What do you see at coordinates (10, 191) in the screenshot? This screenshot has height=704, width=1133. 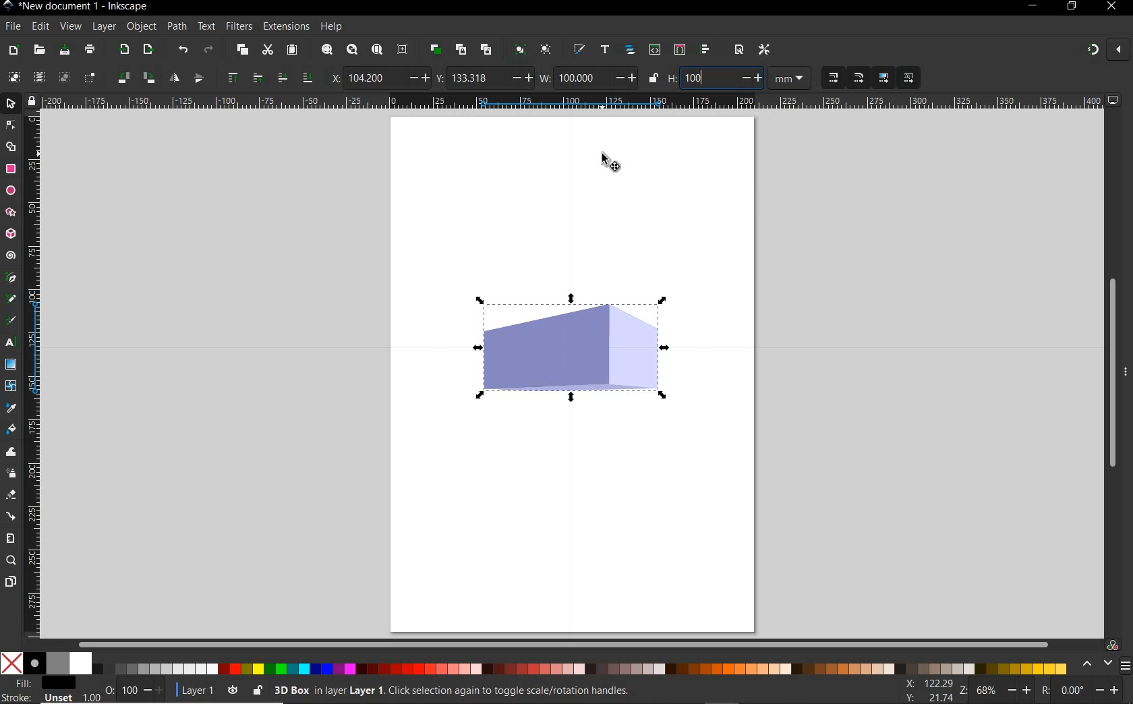 I see `ellipse tool` at bounding box center [10, 191].